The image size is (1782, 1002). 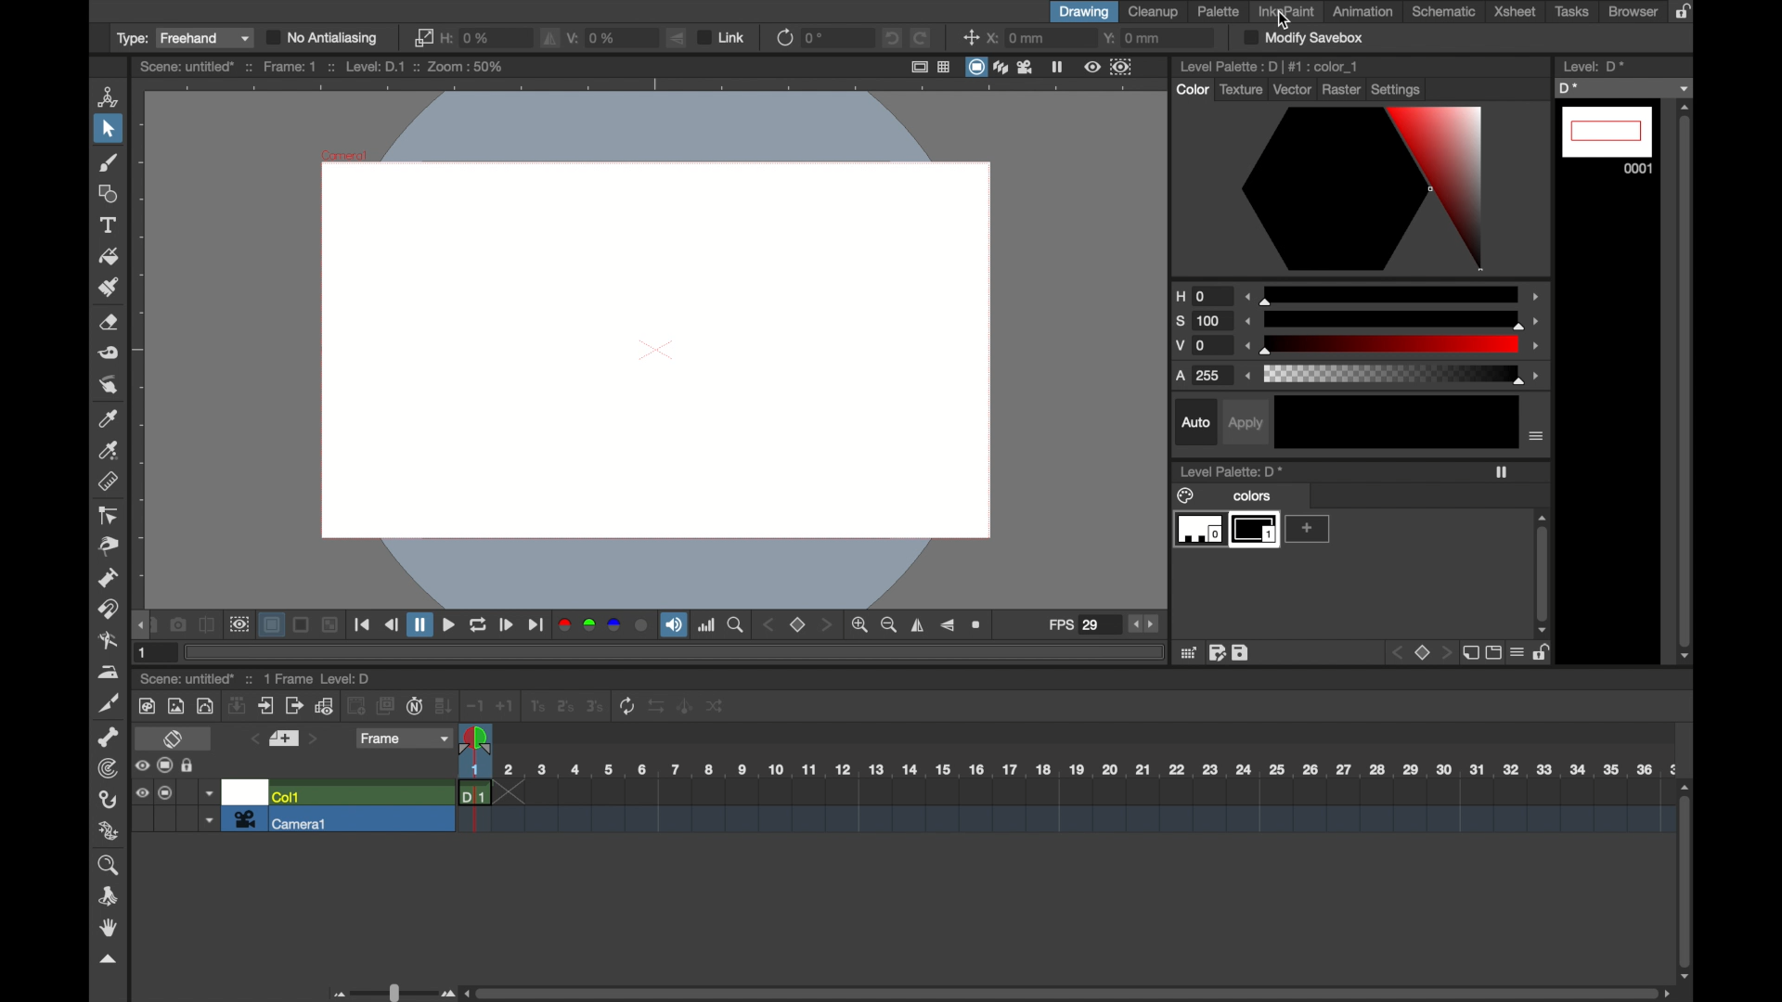 I want to click on stop, so click(x=1424, y=654).